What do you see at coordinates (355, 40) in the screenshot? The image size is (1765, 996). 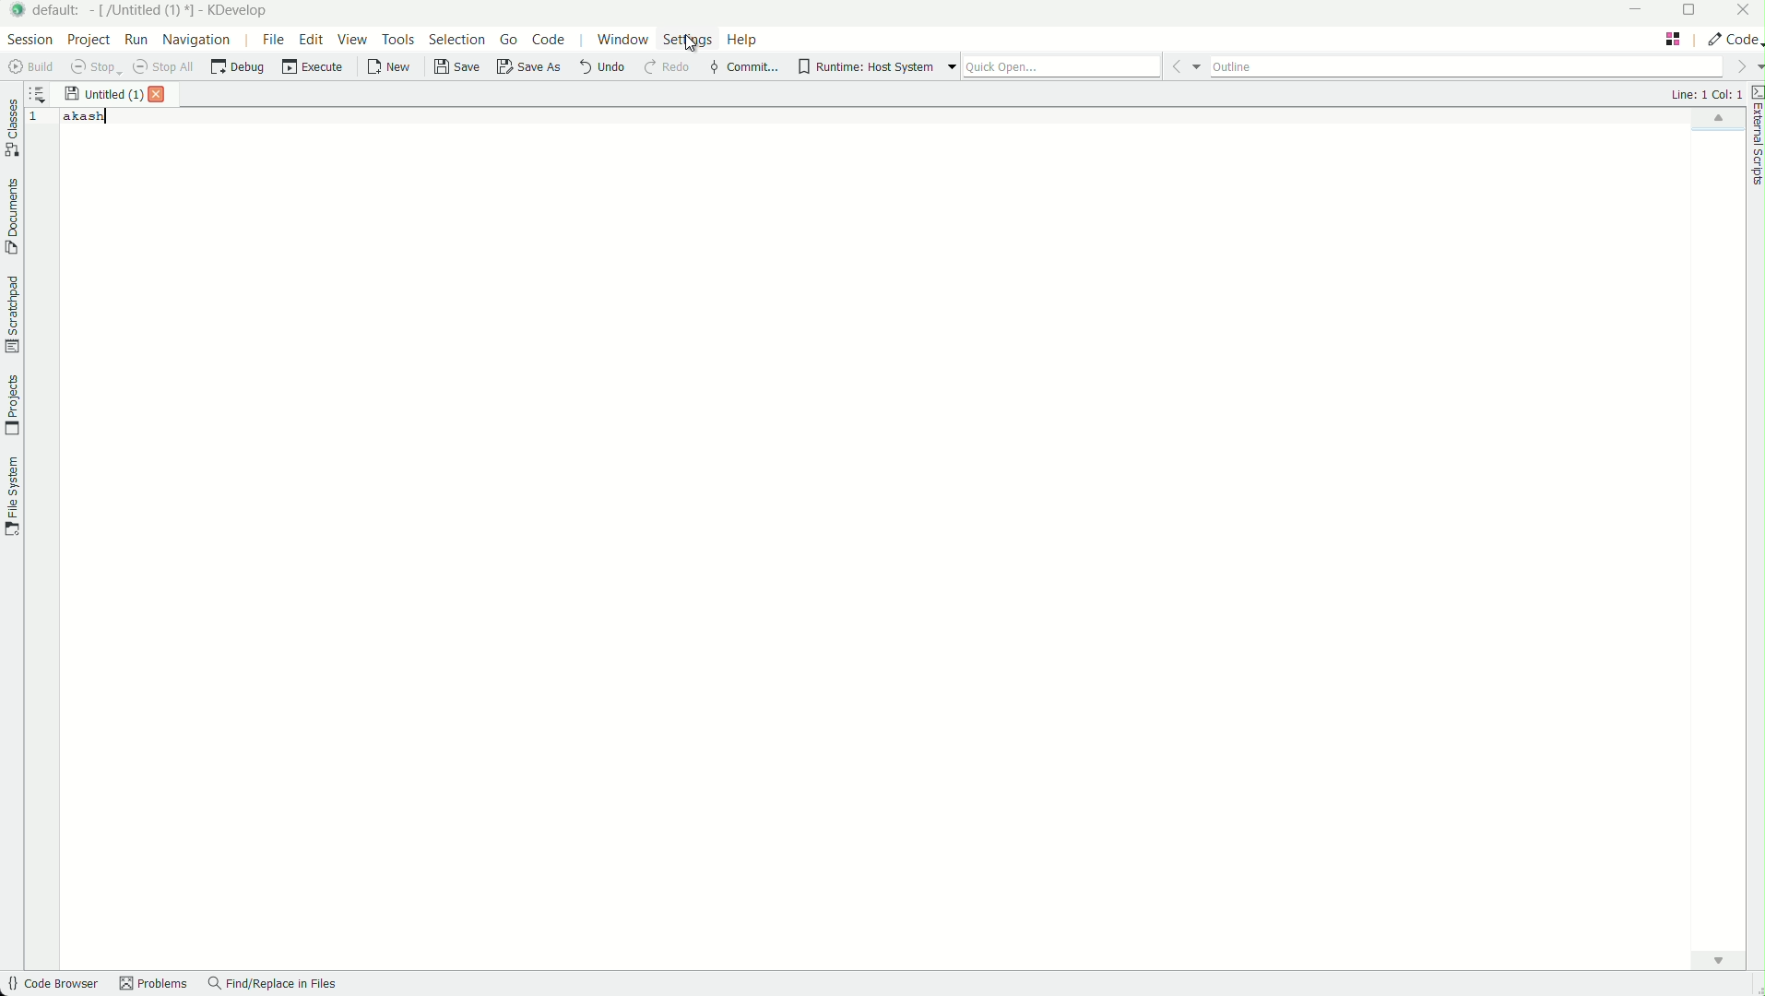 I see `view menu` at bounding box center [355, 40].